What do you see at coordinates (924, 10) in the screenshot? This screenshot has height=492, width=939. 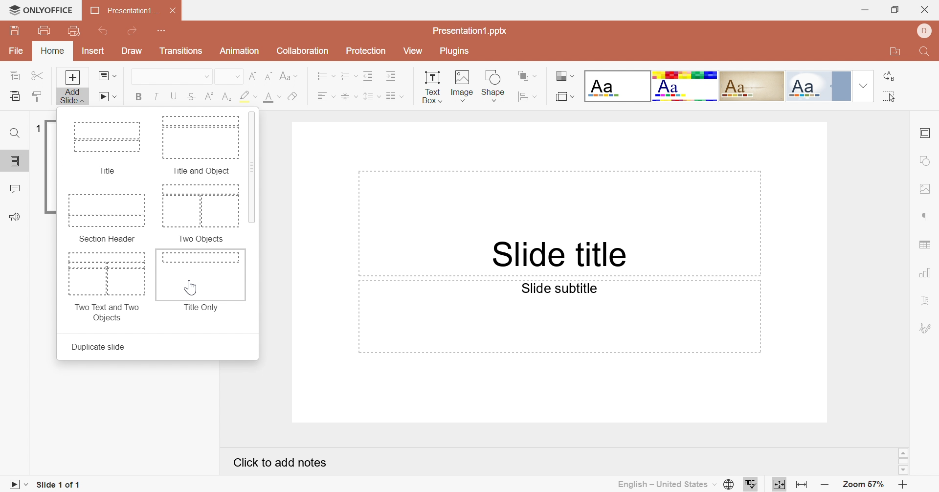 I see `close` at bounding box center [924, 10].